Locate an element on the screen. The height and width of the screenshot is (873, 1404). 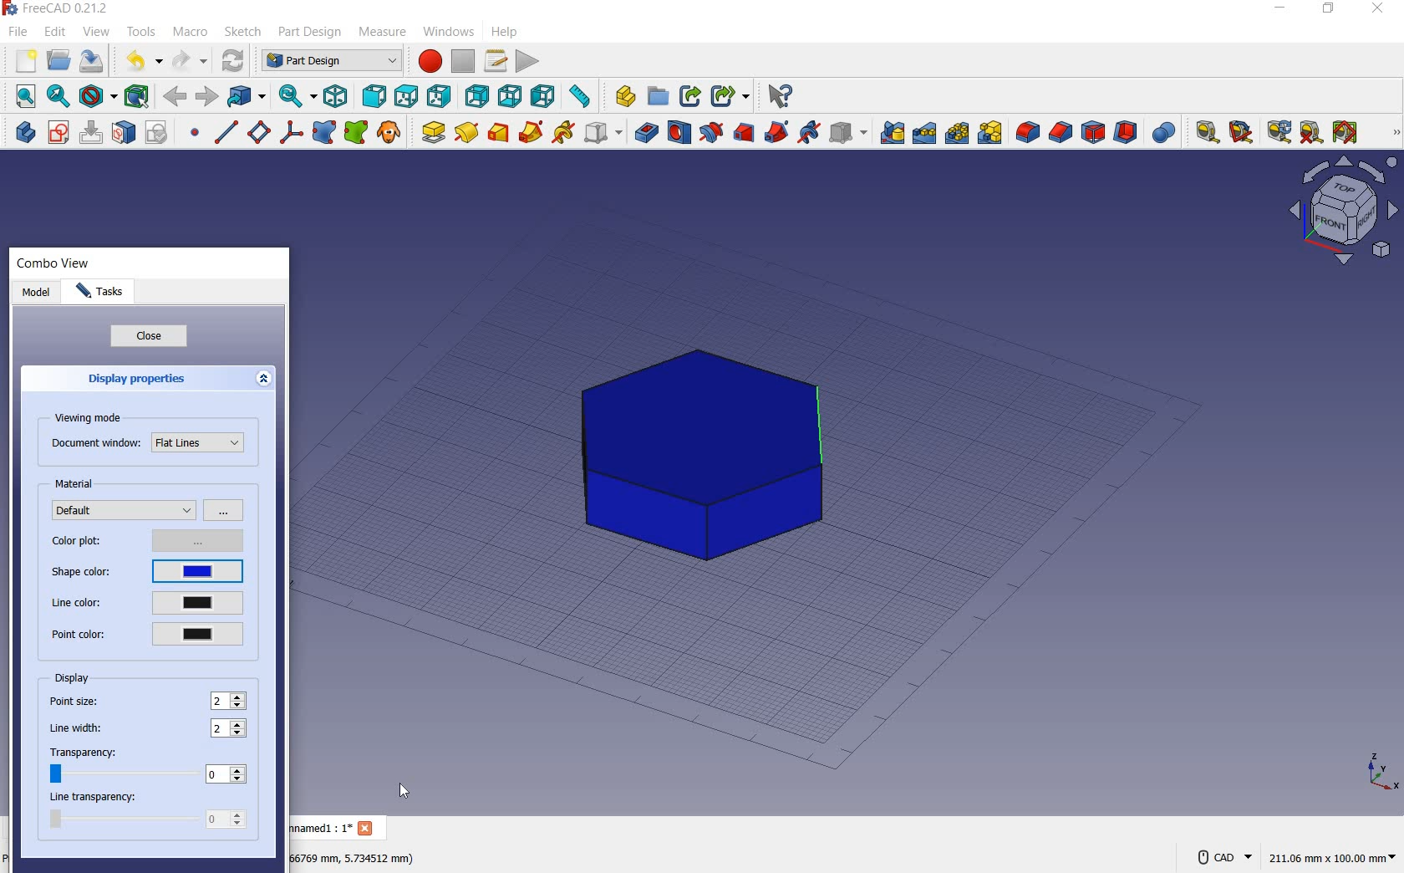
draft is located at coordinates (1093, 134).